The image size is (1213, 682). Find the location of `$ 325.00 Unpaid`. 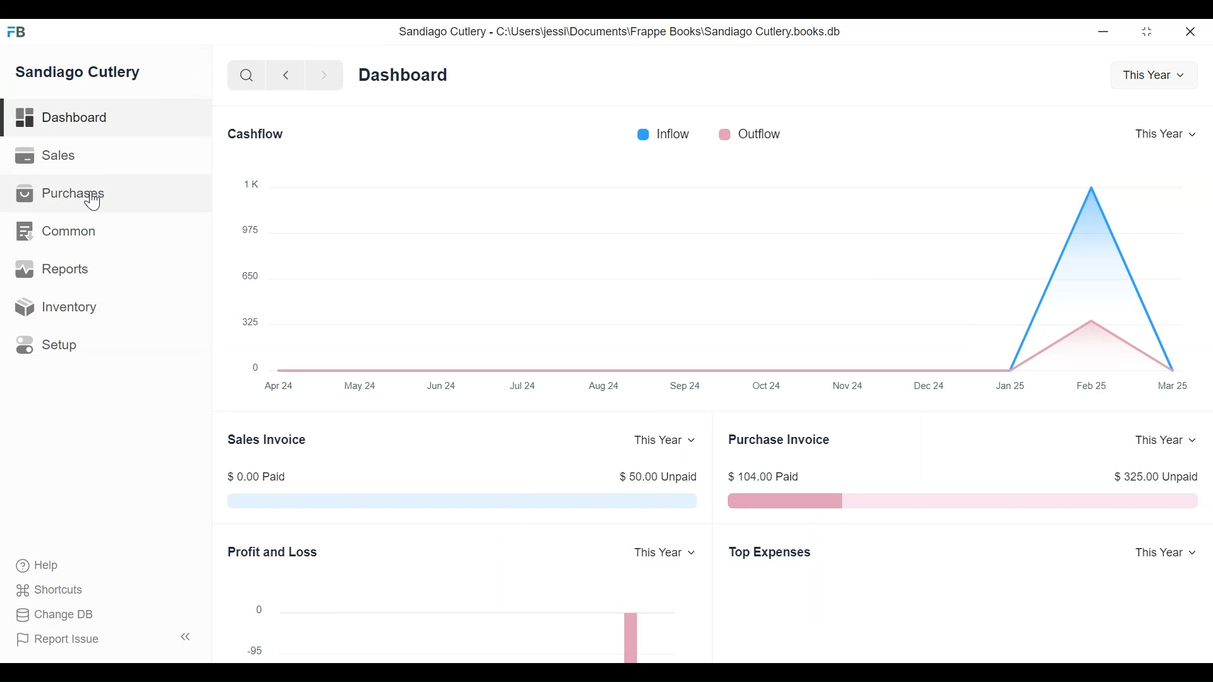

$ 325.00 Unpaid is located at coordinates (1151, 471).